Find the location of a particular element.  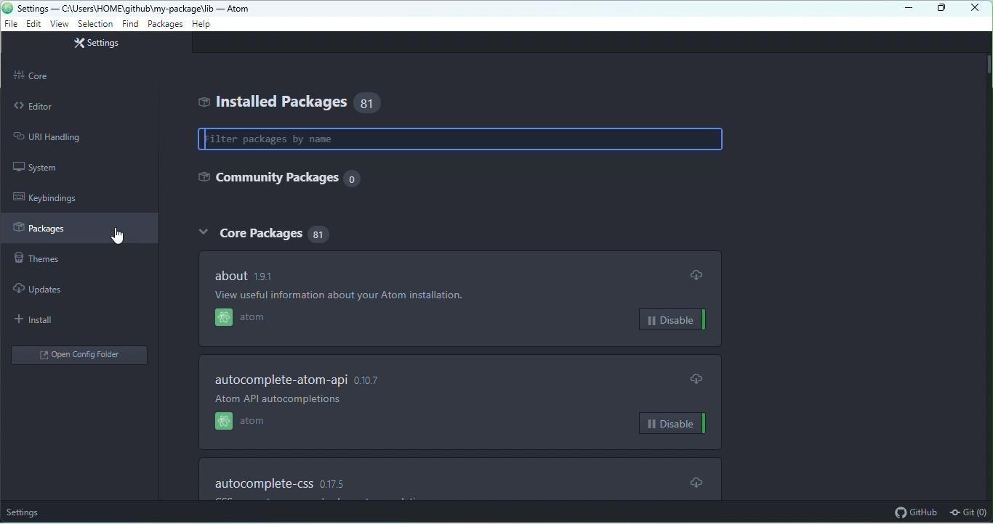

close is located at coordinates (974, 9).